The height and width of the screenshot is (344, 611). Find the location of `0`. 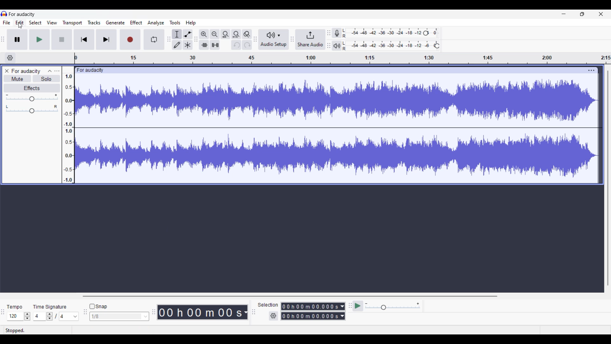

0 is located at coordinates (436, 31).